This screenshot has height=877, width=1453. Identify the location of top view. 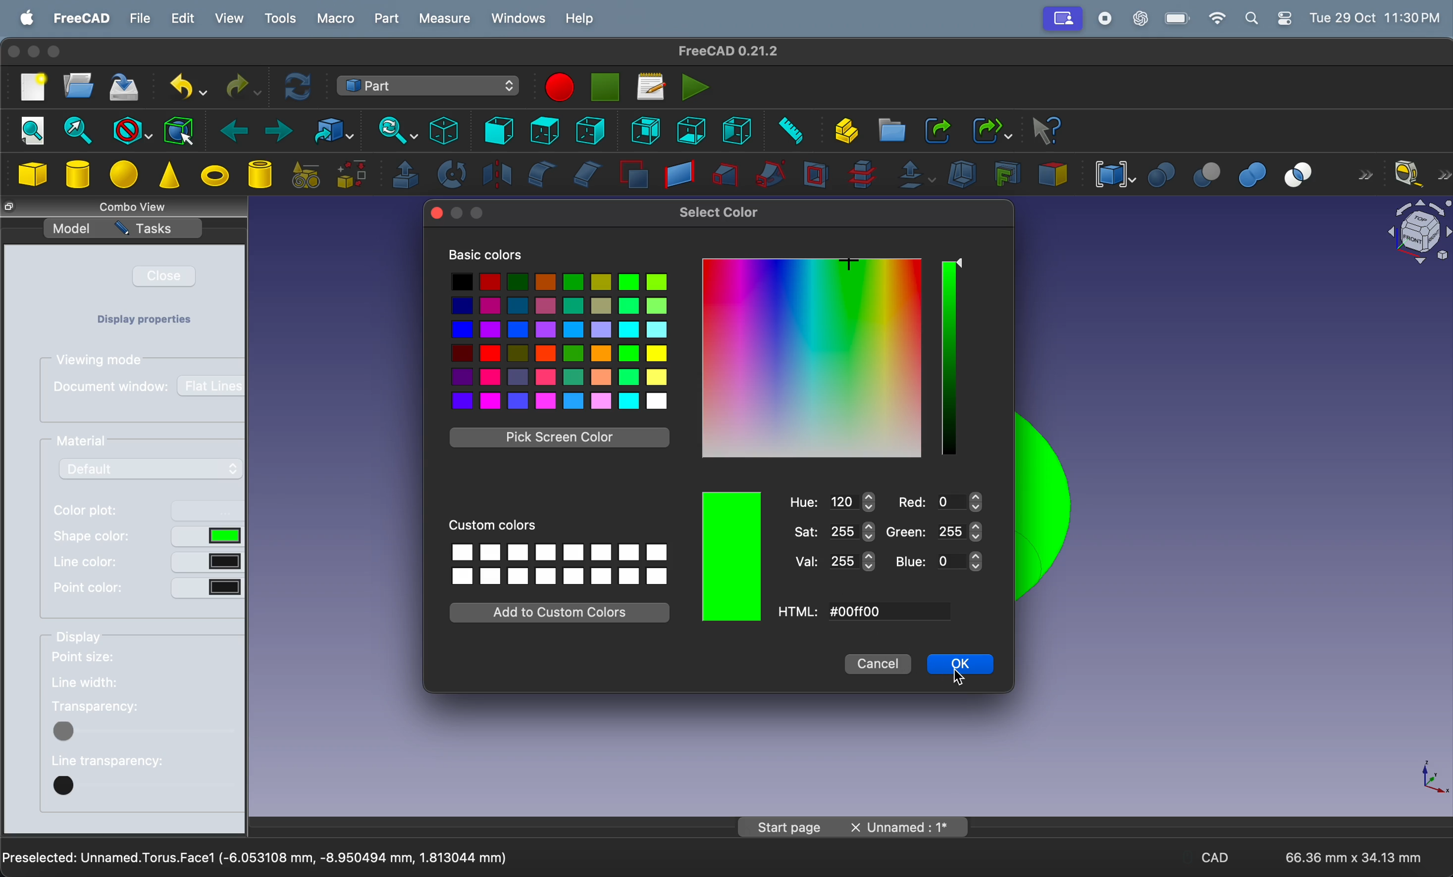
(545, 130).